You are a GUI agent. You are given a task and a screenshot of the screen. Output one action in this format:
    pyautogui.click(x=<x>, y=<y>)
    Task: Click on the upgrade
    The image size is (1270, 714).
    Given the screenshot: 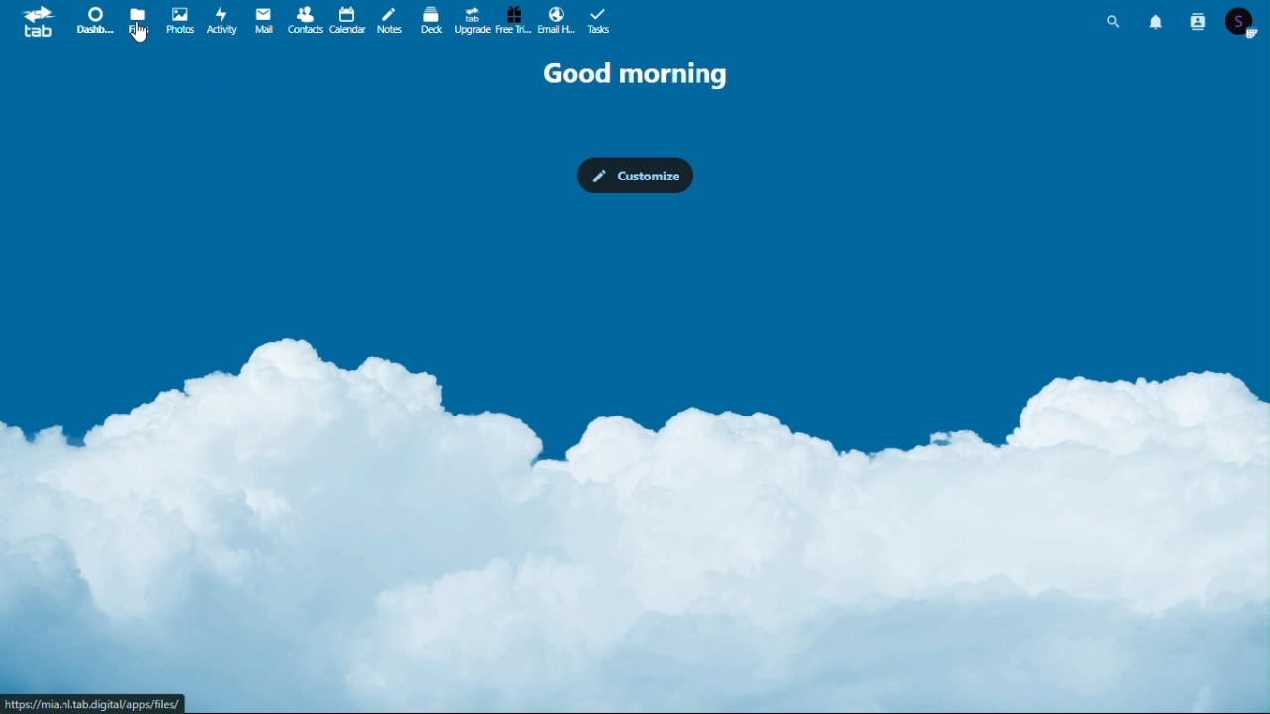 What is the action you would take?
    pyautogui.click(x=468, y=21)
    